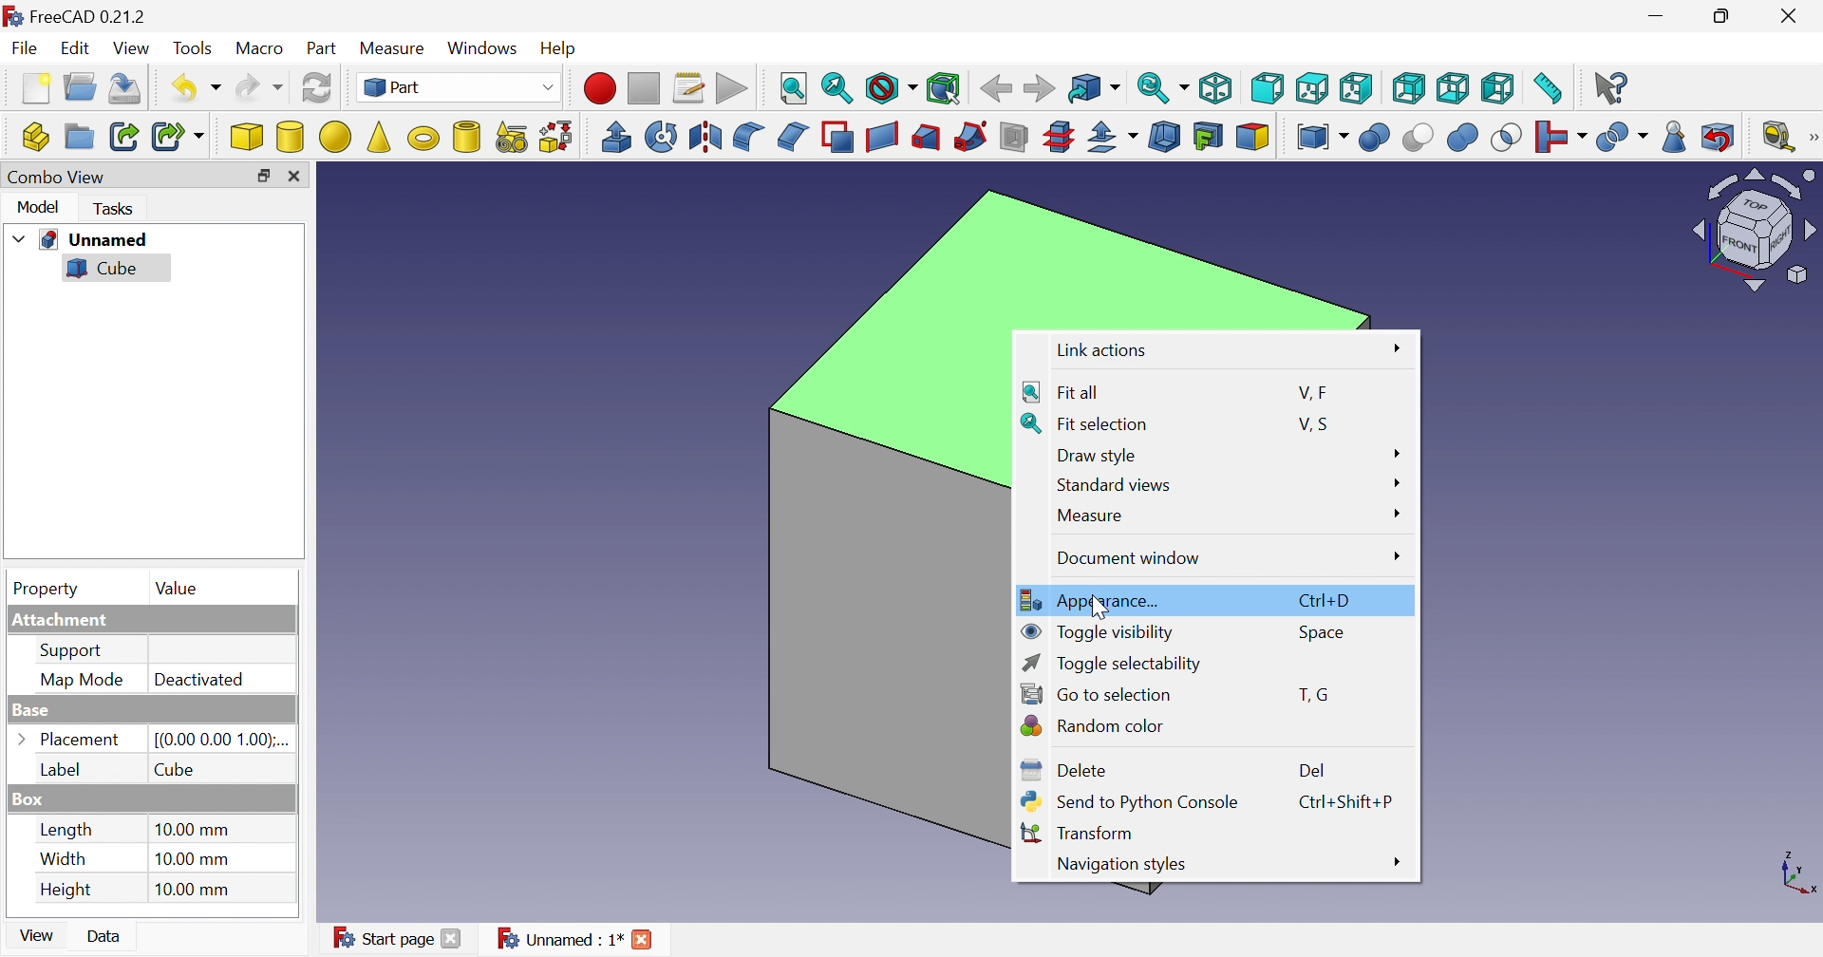  Describe the element at coordinates (397, 50) in the screenshot. I see `Measure` at that location.